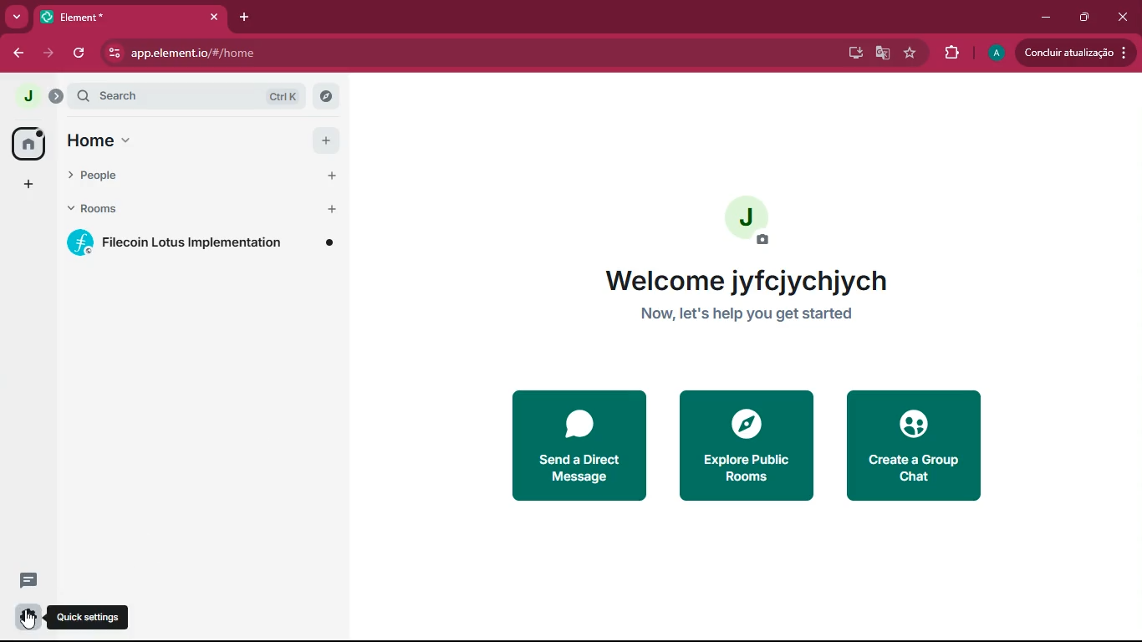 The image size is (1142, 642). What do you see at coordinates (1084, 18) in the screenshot?
I see `maximize` at bounding box center [1084, 18].